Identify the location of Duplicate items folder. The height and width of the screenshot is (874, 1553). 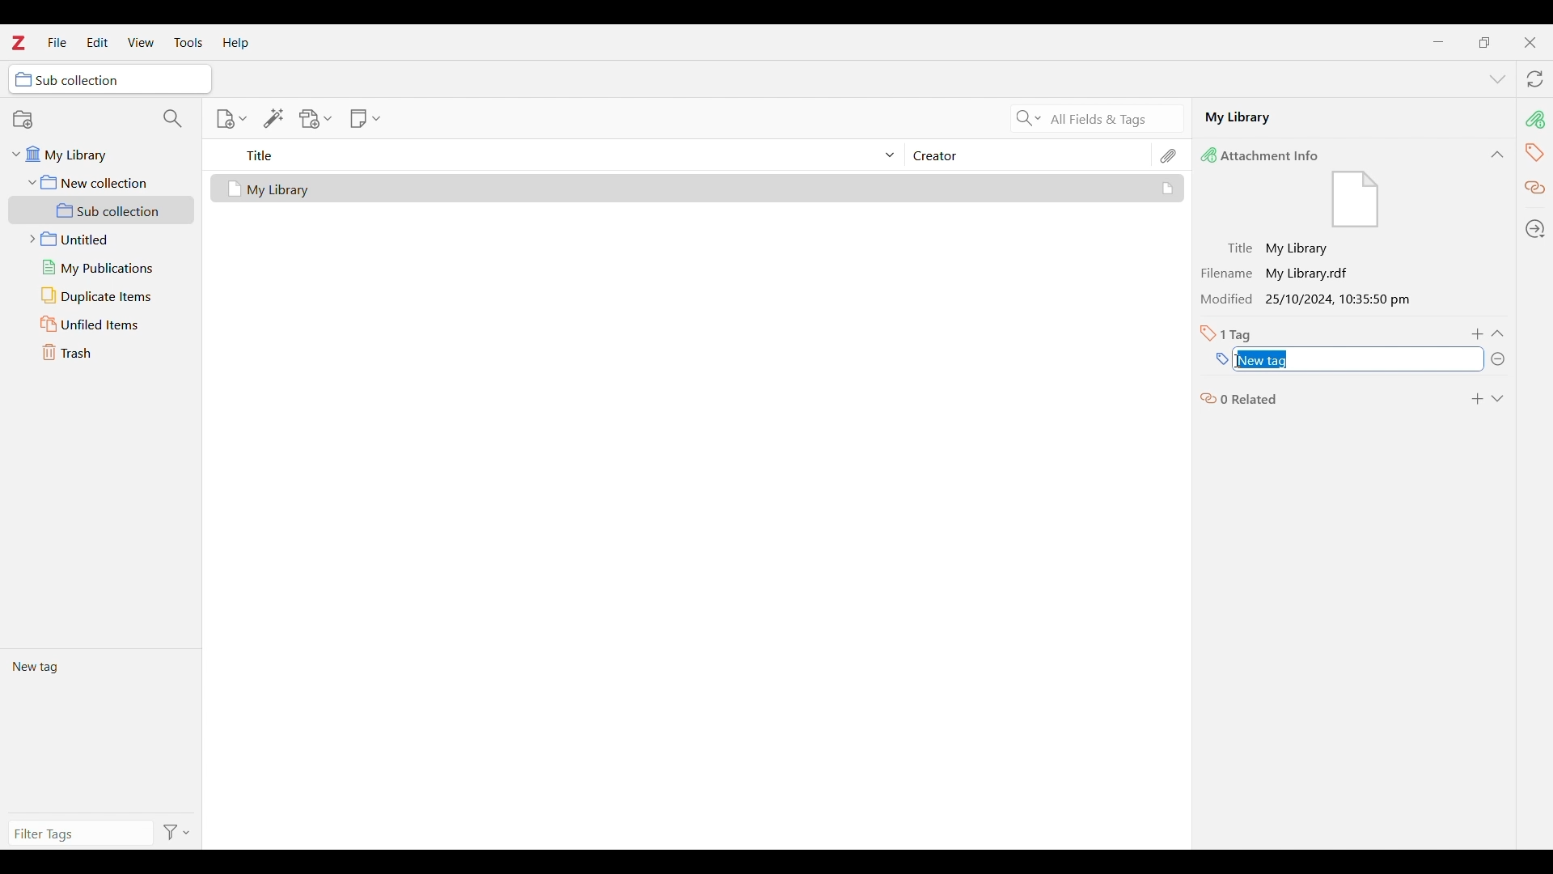
(102, 296).